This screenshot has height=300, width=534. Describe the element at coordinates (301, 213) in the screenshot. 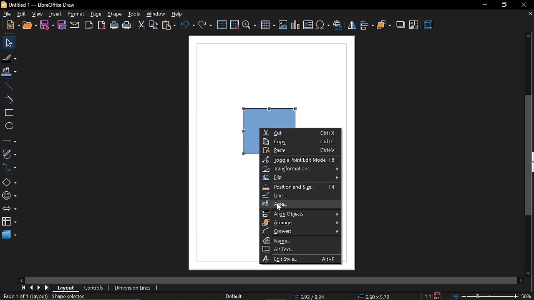

I see `align objects` at that location.